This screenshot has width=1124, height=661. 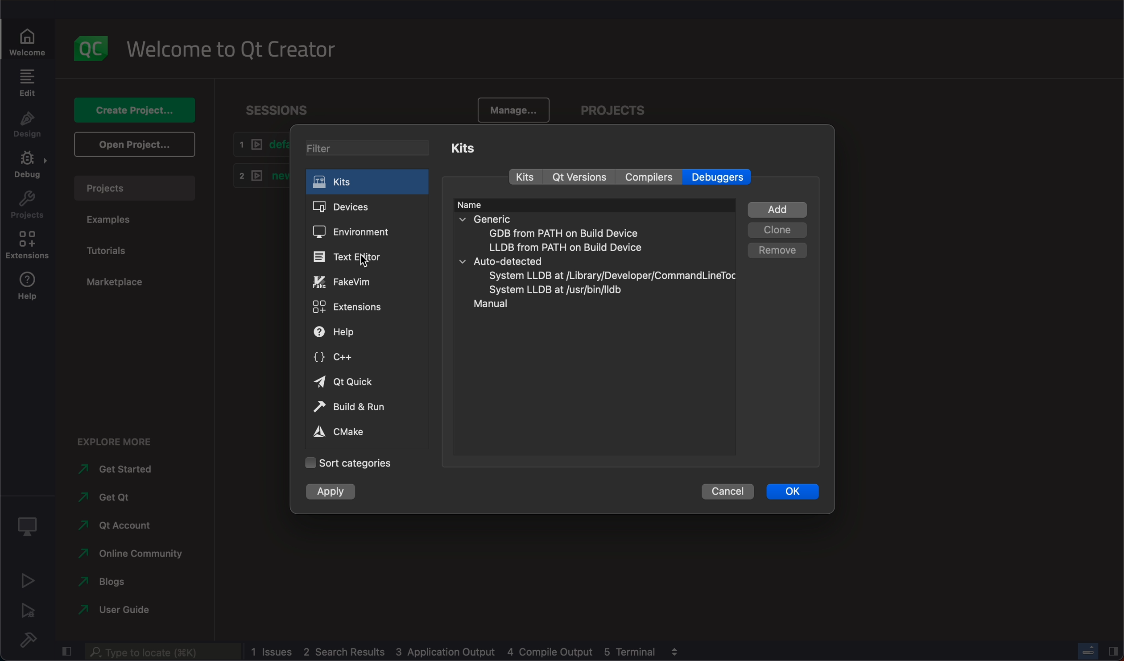 What do you see at coordinates (366, 382) in the screenshot?
I see `qt quick` at bounding box center [366, 382].